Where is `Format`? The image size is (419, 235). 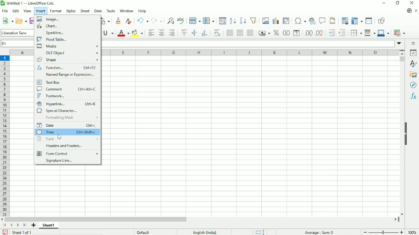
Format is located at coordinates (56, 11).